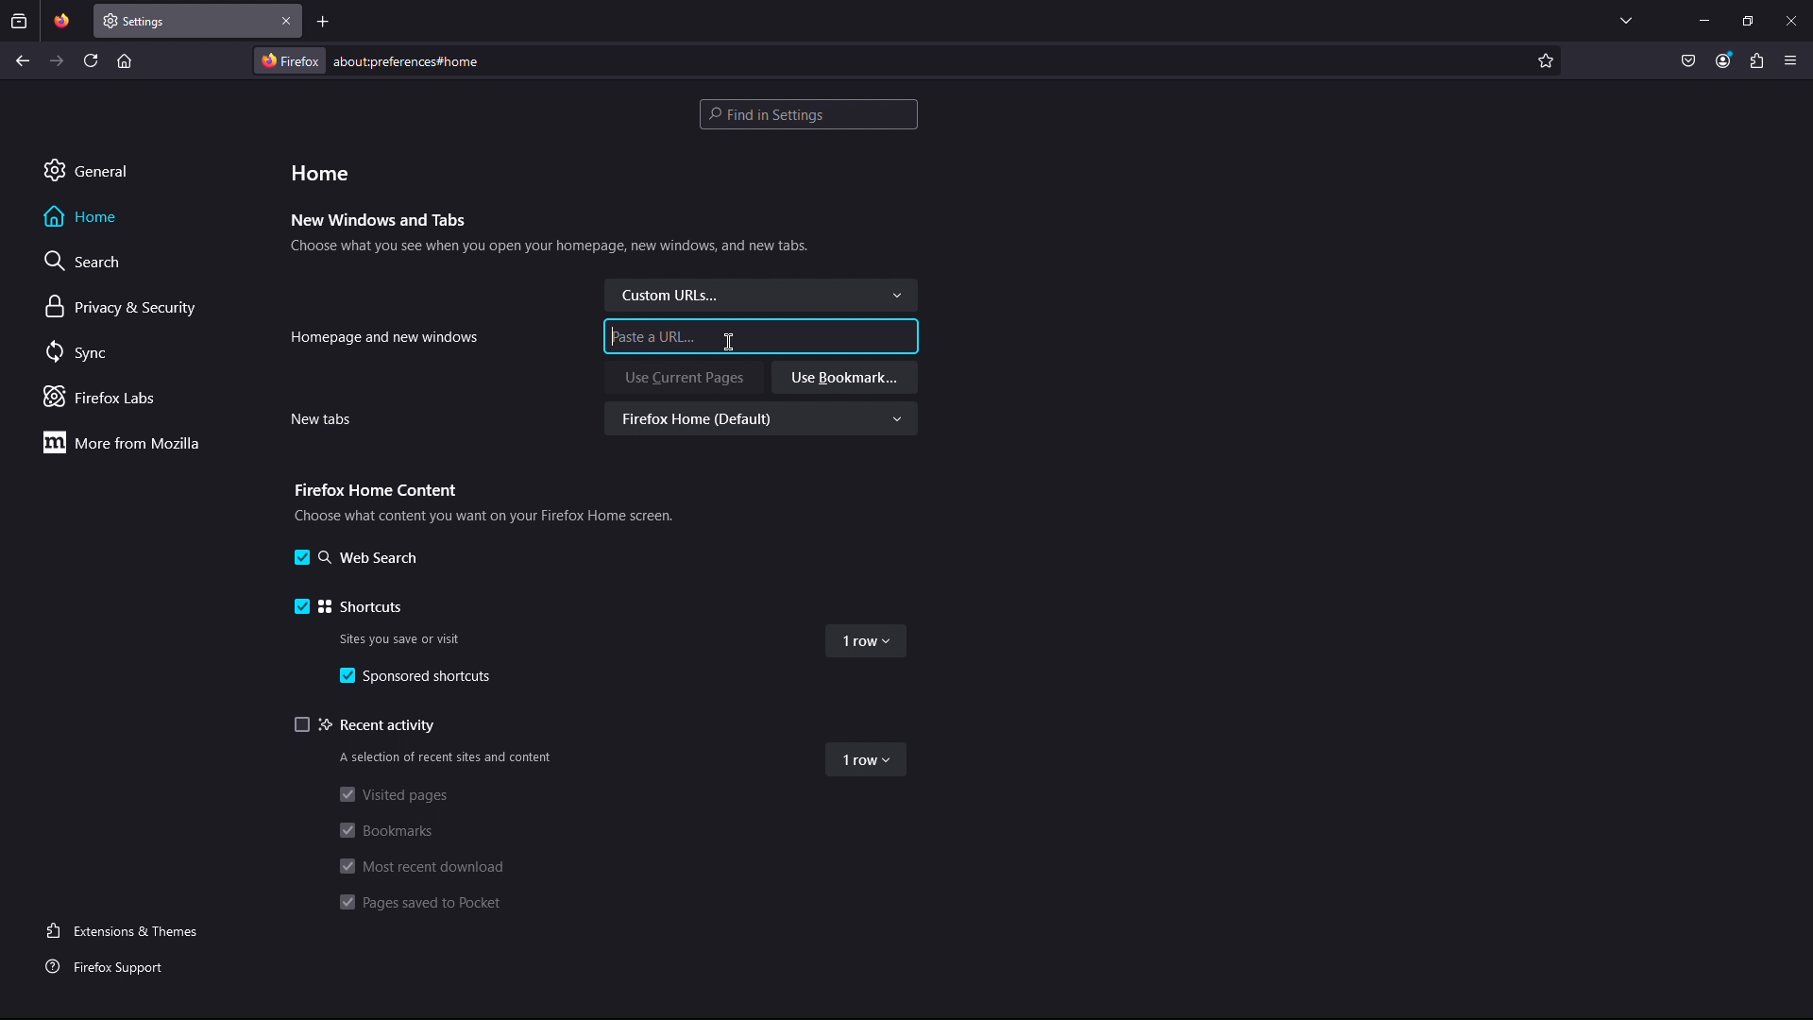 The height and width of the screenshot is (1020, 1813). I want to click on Account, so click(1723, 62).